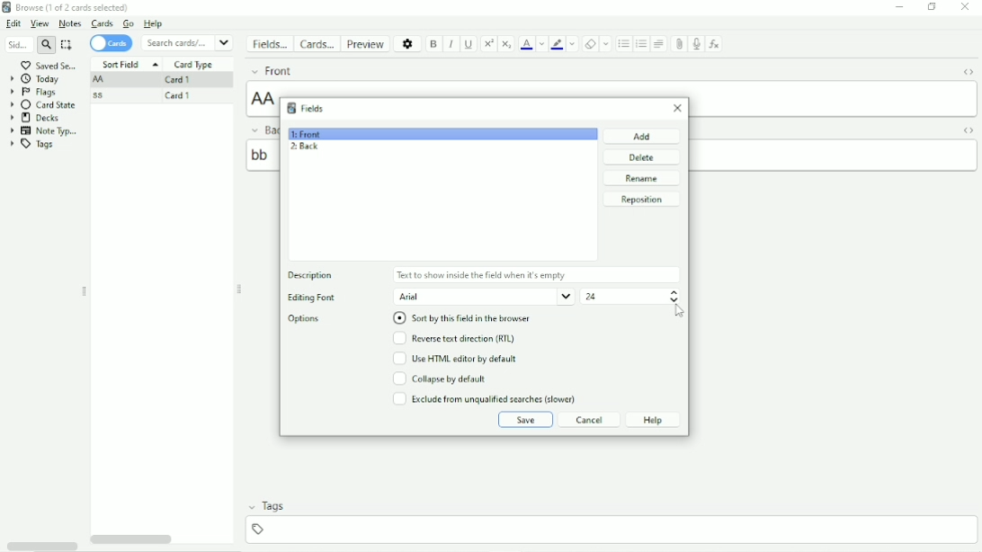  Describe the element at coordinates (41, 546) in the screenshot. I see `Horizontal scrollbar` at that location.